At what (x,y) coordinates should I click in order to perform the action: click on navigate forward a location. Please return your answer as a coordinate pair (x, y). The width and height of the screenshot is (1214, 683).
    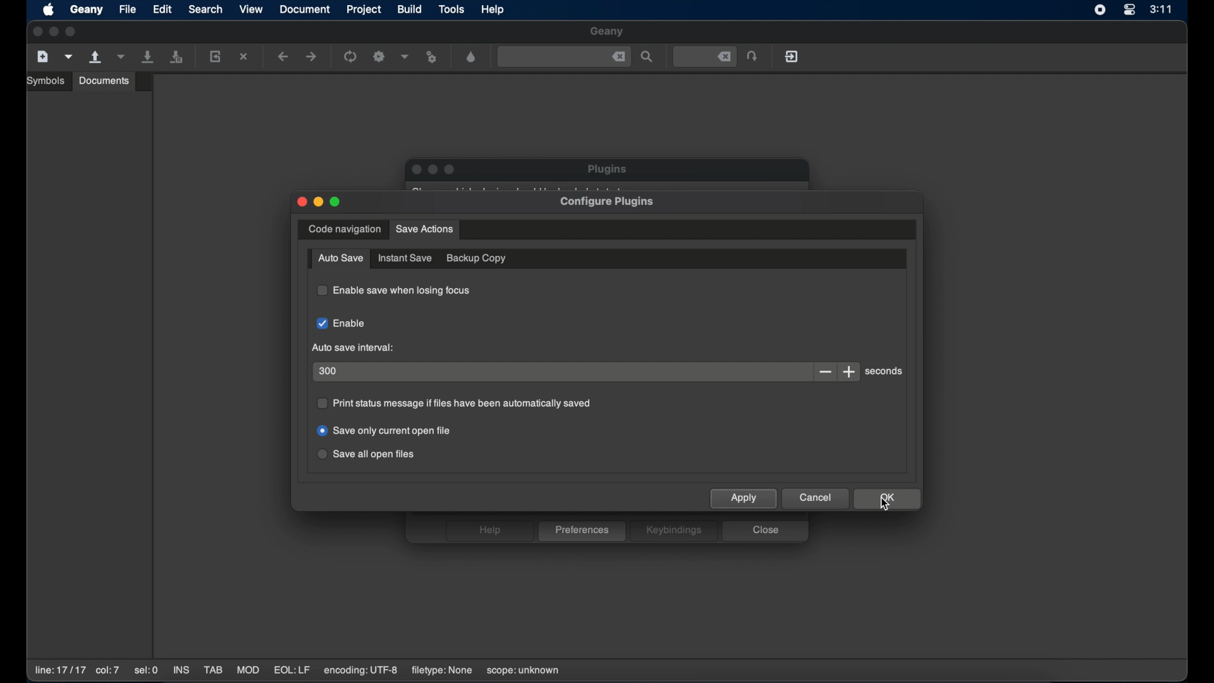
    Looking at the image, I should click on (312, 57).